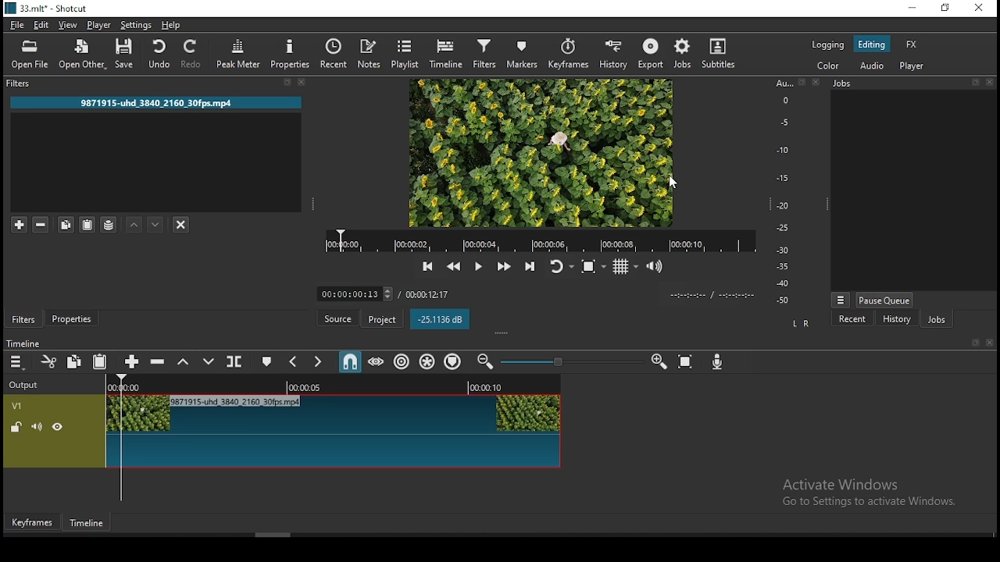  I want to click on Cursor Position AFTER_LAST_ACTION, so click(675, 181).